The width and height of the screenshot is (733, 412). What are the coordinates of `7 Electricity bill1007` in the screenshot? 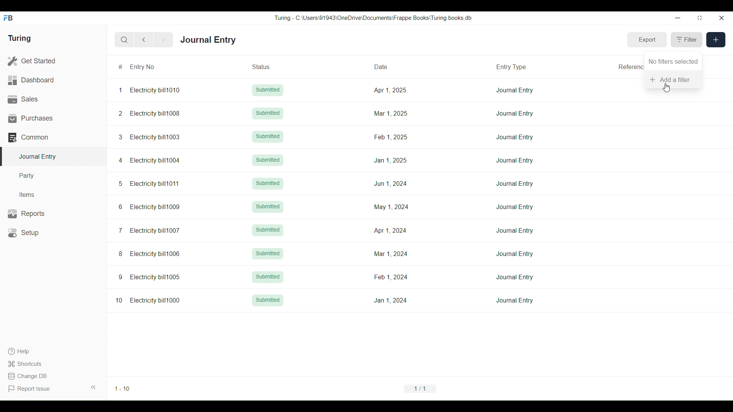 It's located at (149, 230).